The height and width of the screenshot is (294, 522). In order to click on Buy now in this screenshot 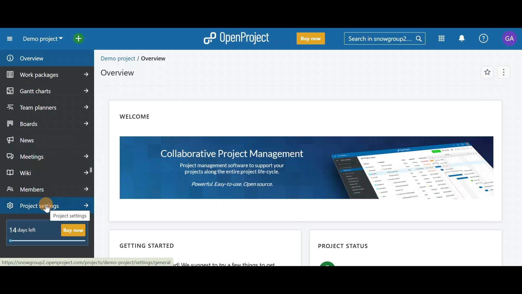, I will do `click(49, 233)`.